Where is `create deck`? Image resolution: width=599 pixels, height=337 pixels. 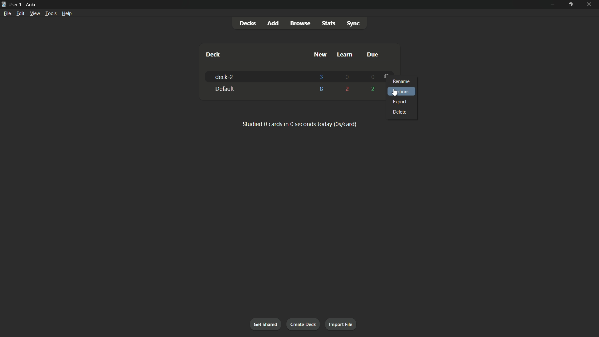
create deck is located at coordinates (304, 325).